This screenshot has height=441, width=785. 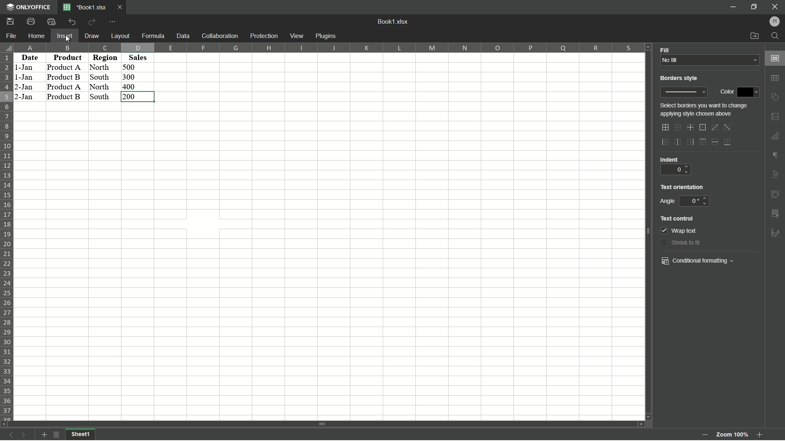 I want to click on list of sheets, so click(x=57, y=434).